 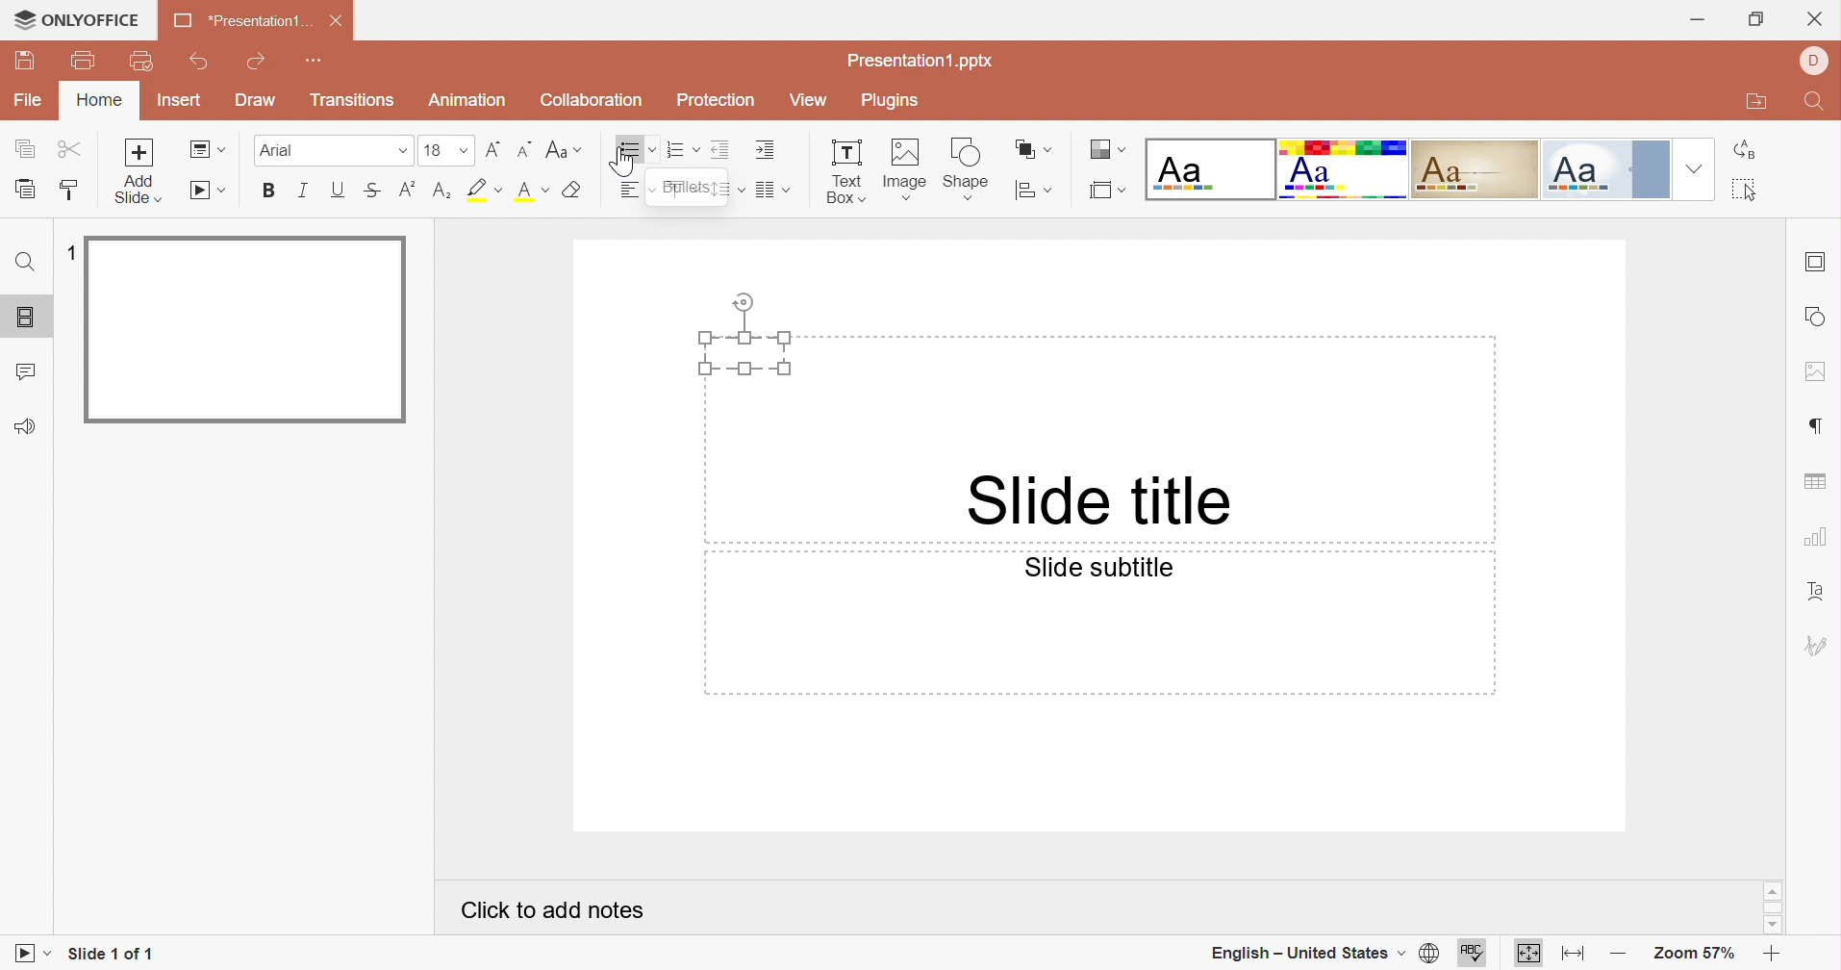 What do you see at coordinates (688, 190) in the screenshot?
I see `Bullets` at bounding box center [688, 190].